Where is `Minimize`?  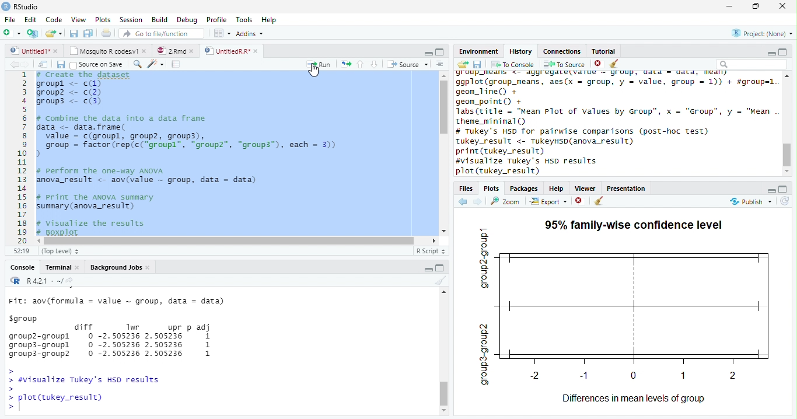 Minimize is located at coordinates (428, 270).